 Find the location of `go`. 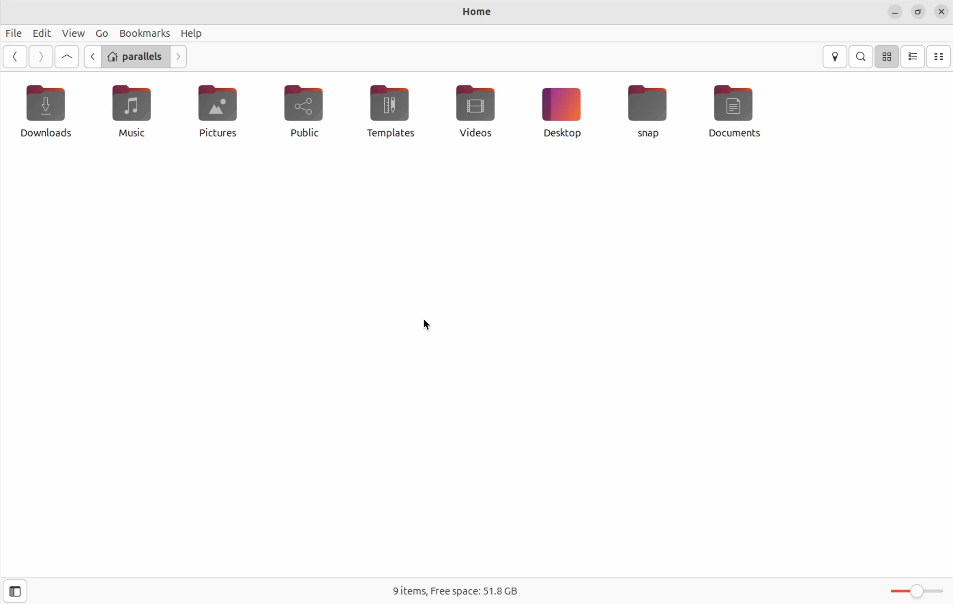

go is located at coordinates (100, 32).